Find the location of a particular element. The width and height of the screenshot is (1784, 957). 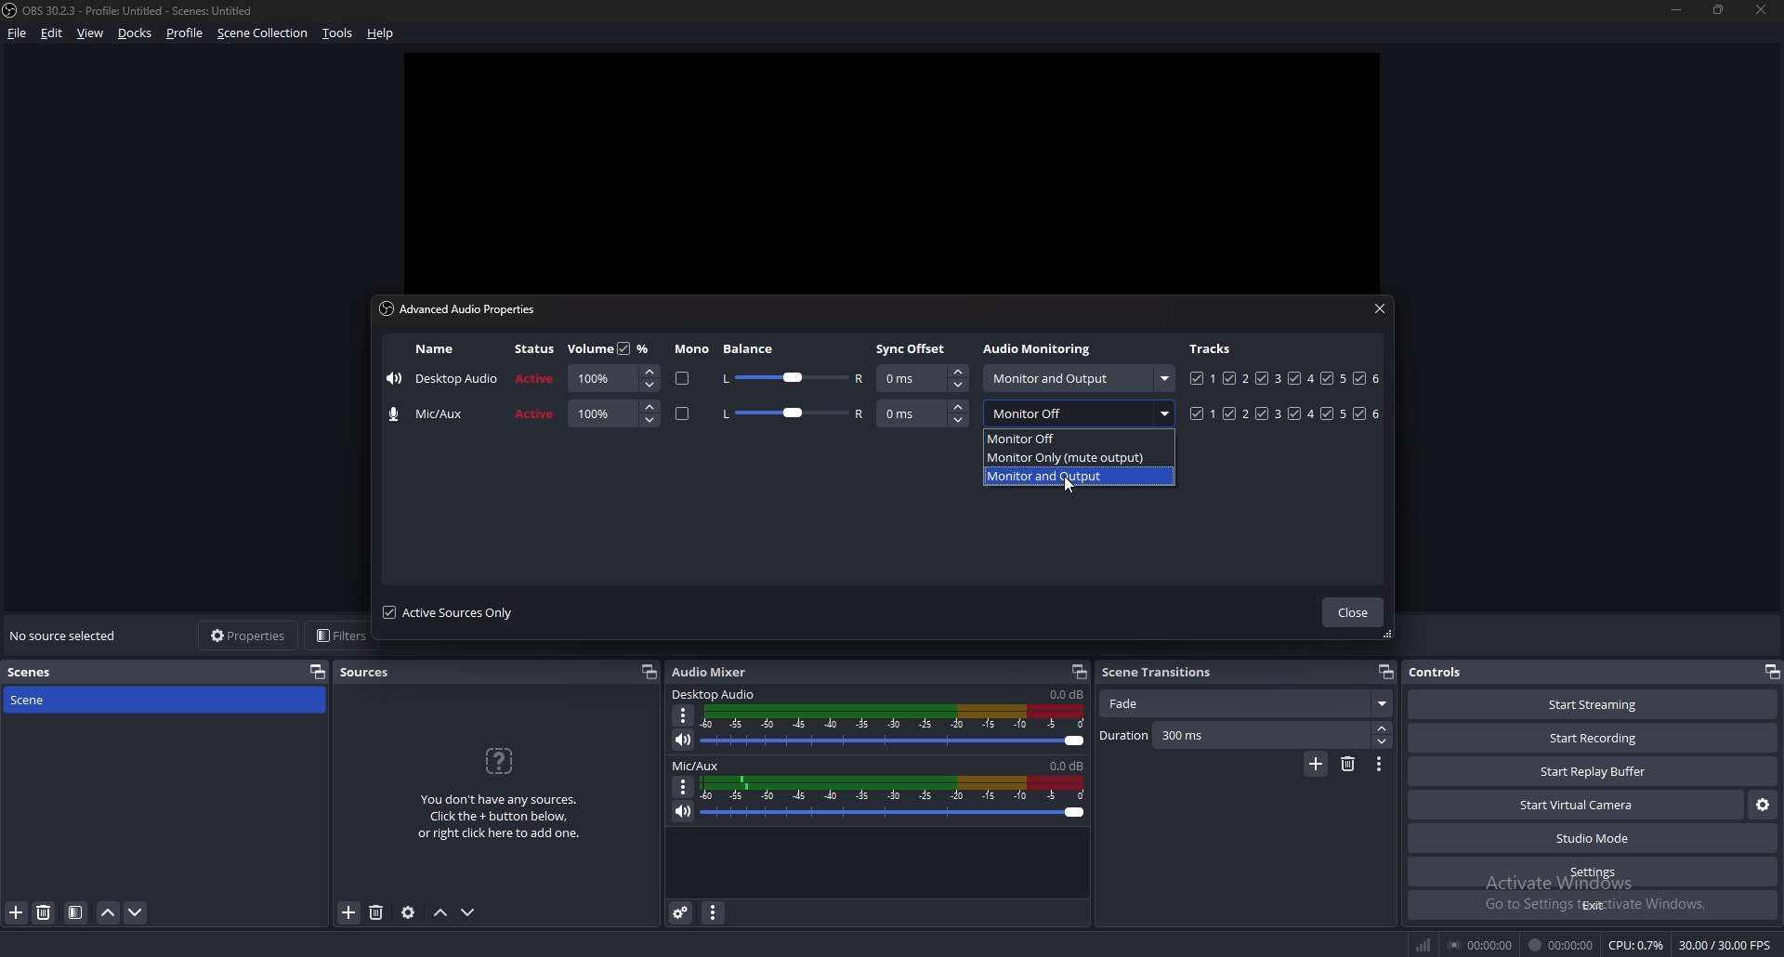

transition properties is located at coordinates (1379, 766).